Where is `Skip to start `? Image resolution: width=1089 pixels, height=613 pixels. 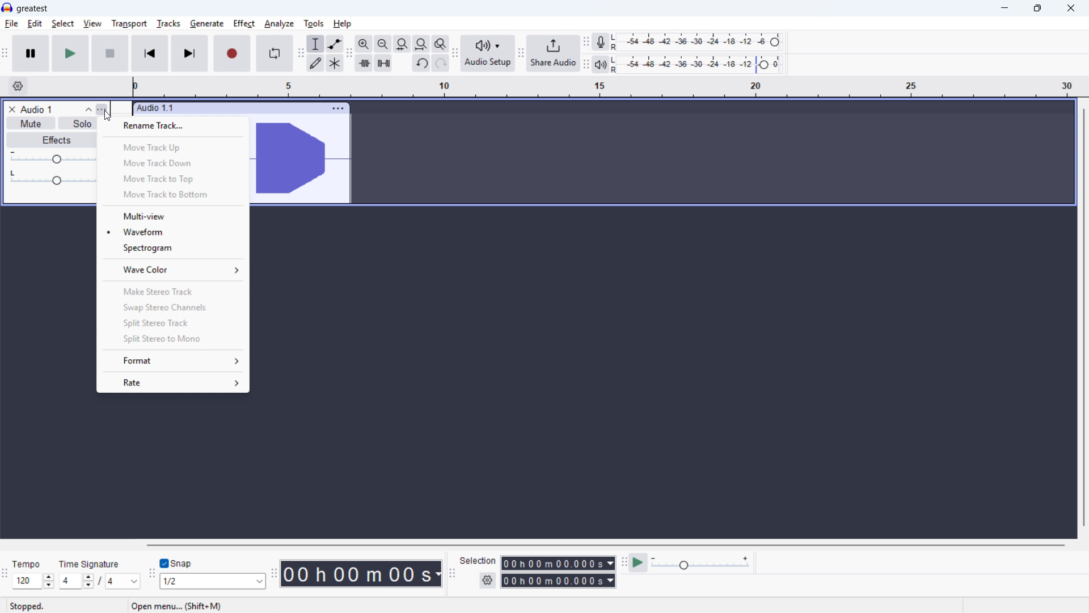 Skip to start  is located at coordinates (150, 53).